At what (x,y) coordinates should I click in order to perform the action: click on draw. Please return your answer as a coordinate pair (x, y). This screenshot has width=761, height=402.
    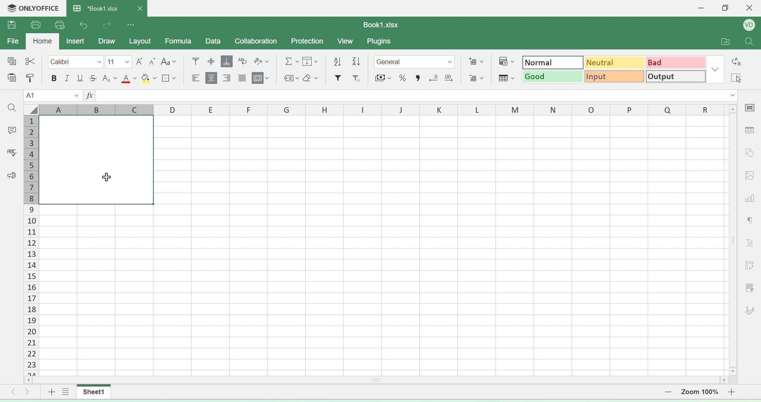
    Looking at the image, I should click on (107, 40).